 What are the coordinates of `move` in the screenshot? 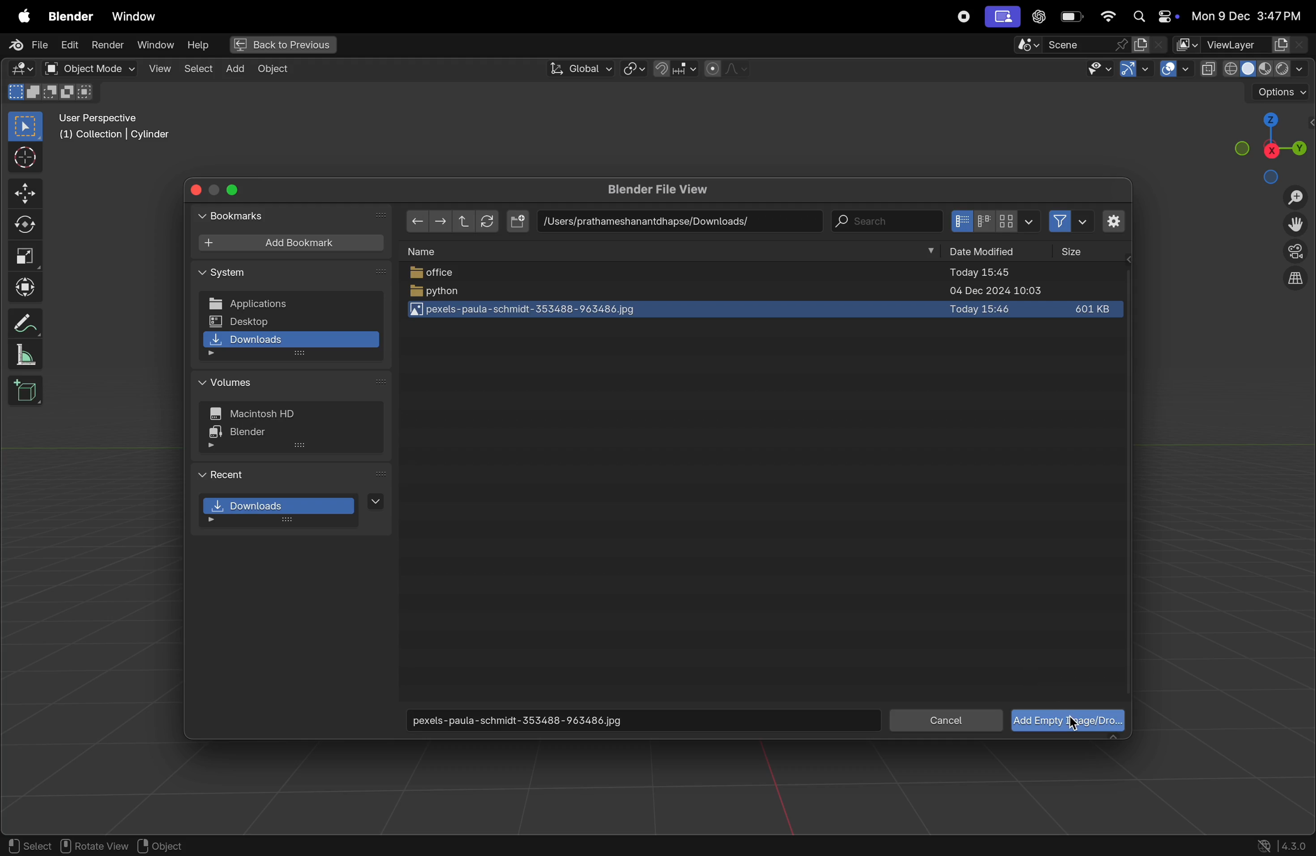 It's located at (23, 194).